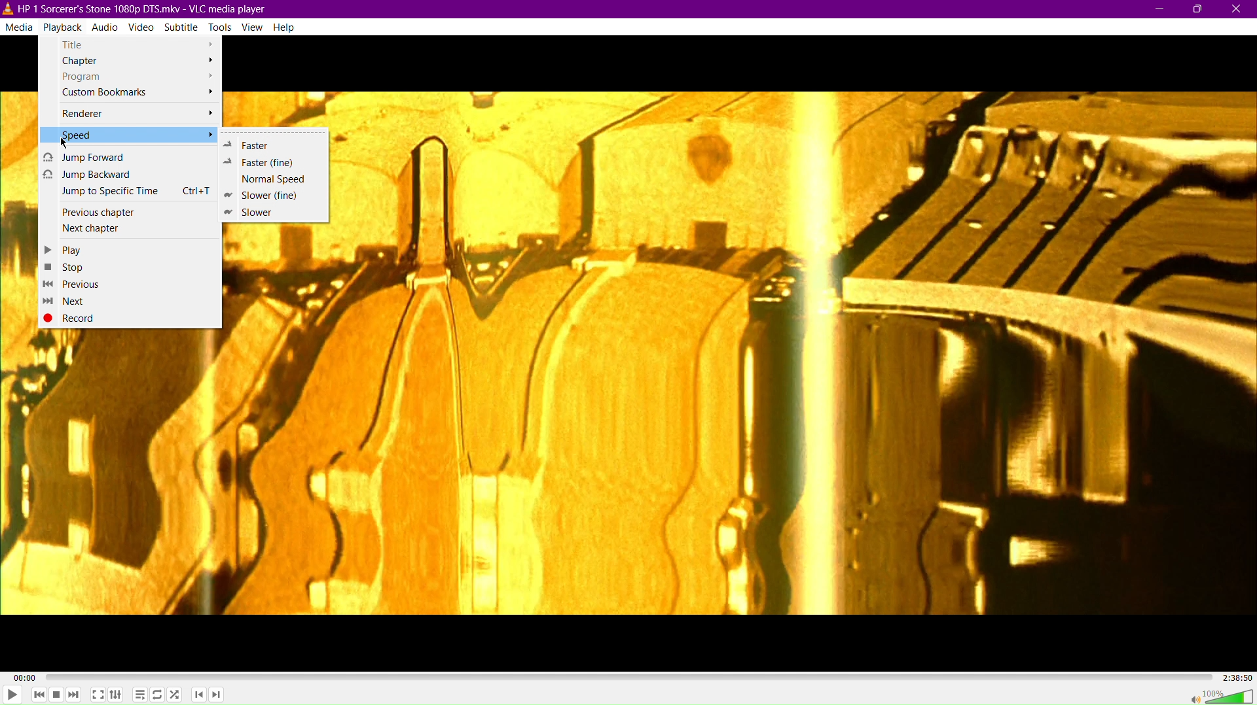  I want to click on Previous Chapter, so click(130, 213).